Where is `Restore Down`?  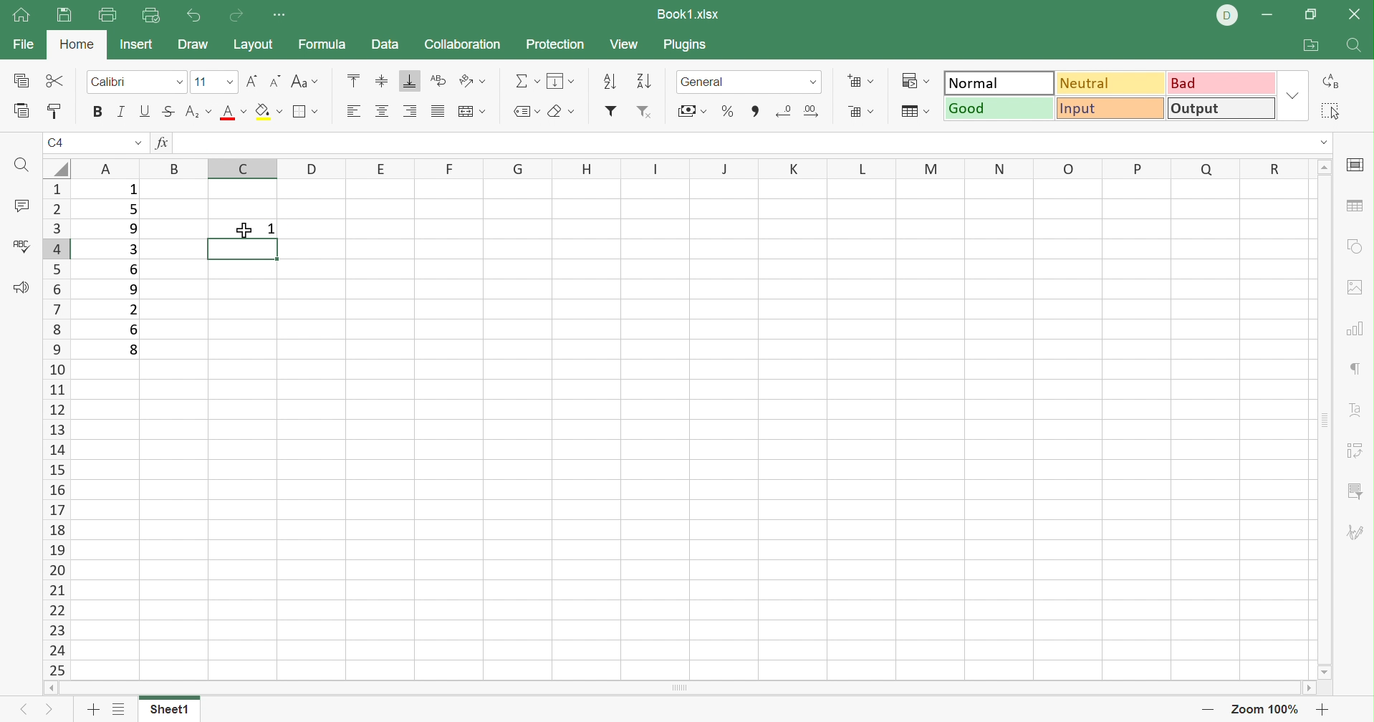
Restore Down is located at coordinates (1314, 12).